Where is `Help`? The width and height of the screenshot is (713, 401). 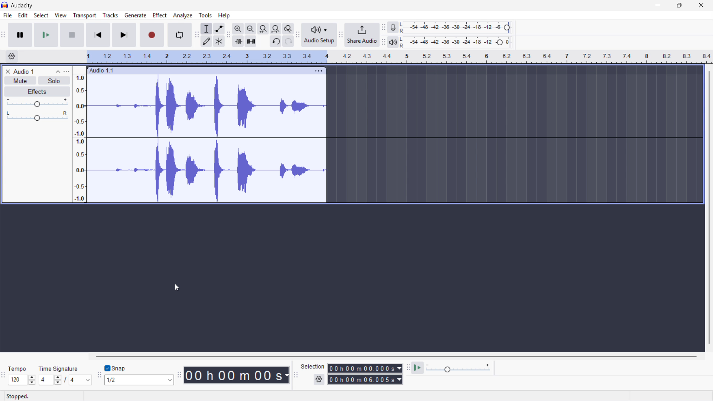 Help is located at coordinates (224, 16).